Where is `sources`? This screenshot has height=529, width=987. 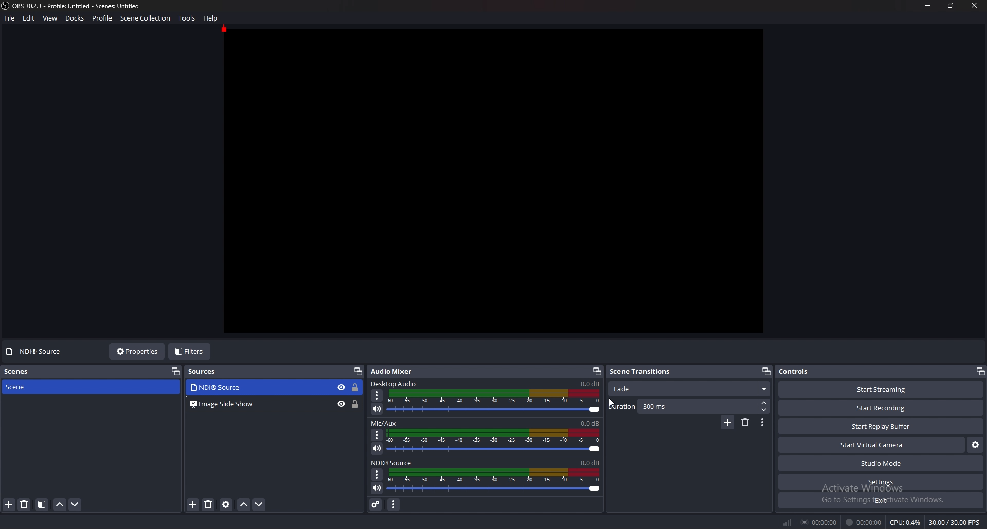
sources is located at coordinates (206, 371).